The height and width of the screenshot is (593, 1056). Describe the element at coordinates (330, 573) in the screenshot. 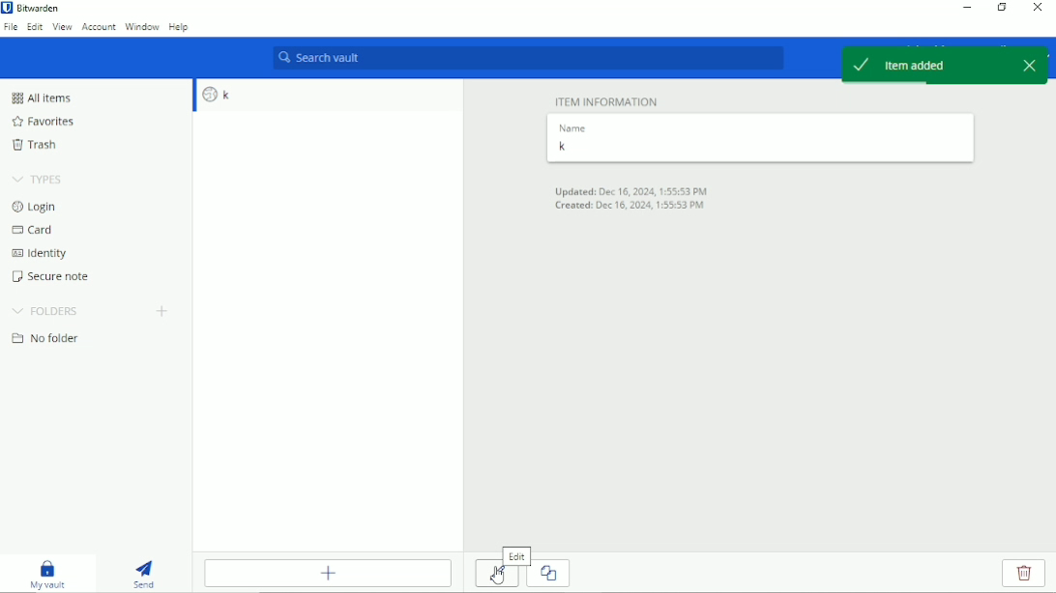

I see `Add item` at that location.